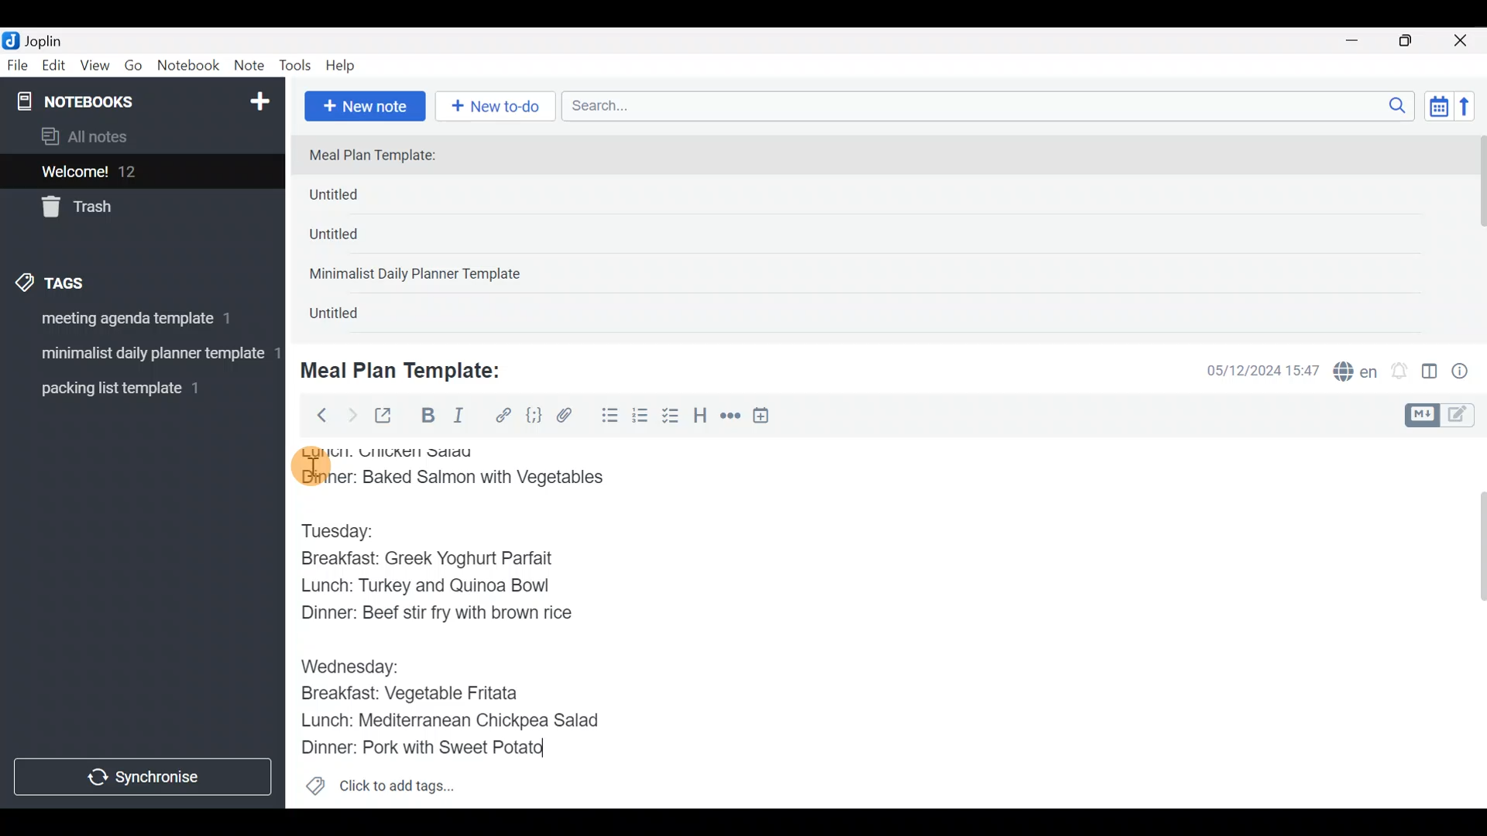 The height and width of the screenshot is (836, 1487). What do you see at coordinates (701, 418) in the screenshot?
I see `Heading` at bounding box center [701, 418].